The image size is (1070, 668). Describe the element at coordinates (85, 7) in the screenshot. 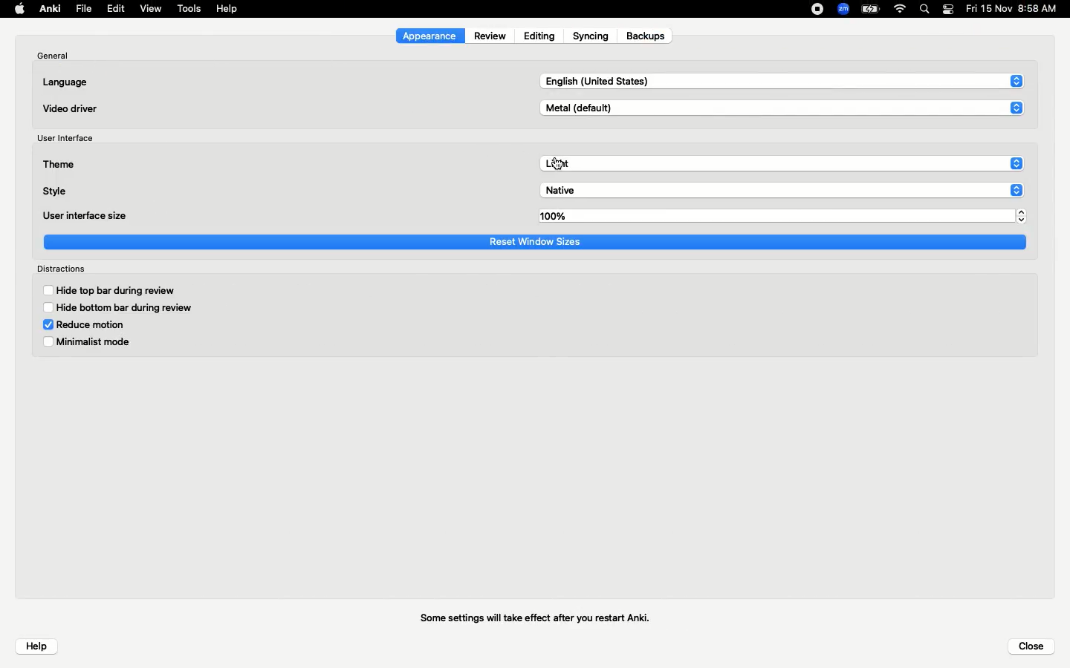

I see `File` at that location.